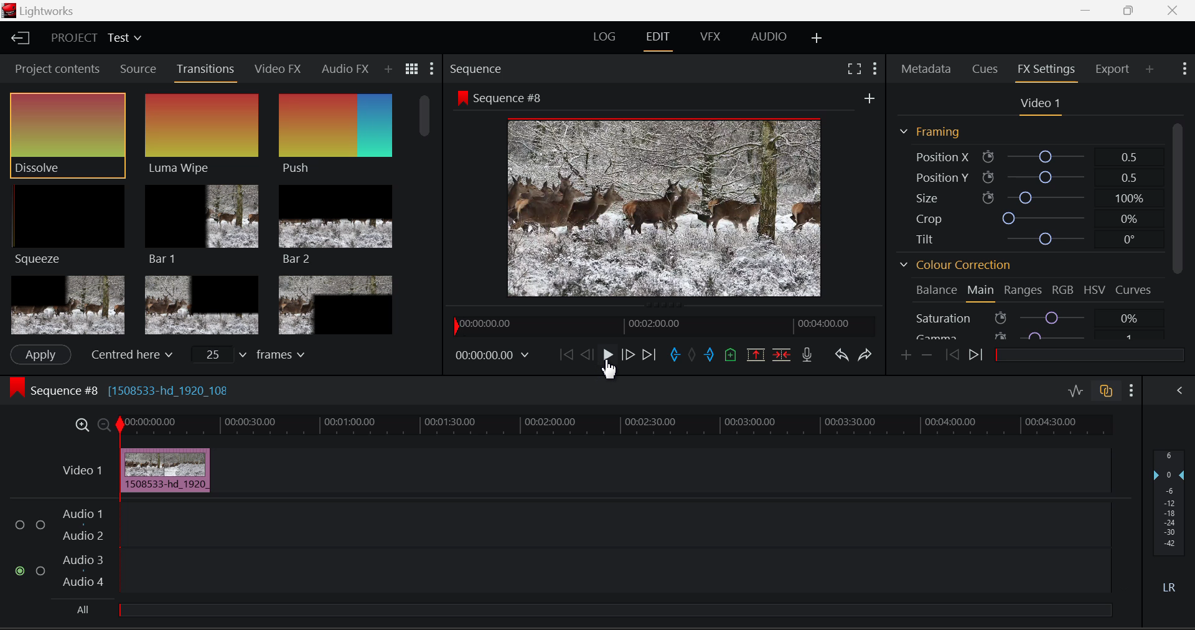 The height and width of the screenshot is (630, 1195). I want to click on Show Settings, so click(1132, 390).